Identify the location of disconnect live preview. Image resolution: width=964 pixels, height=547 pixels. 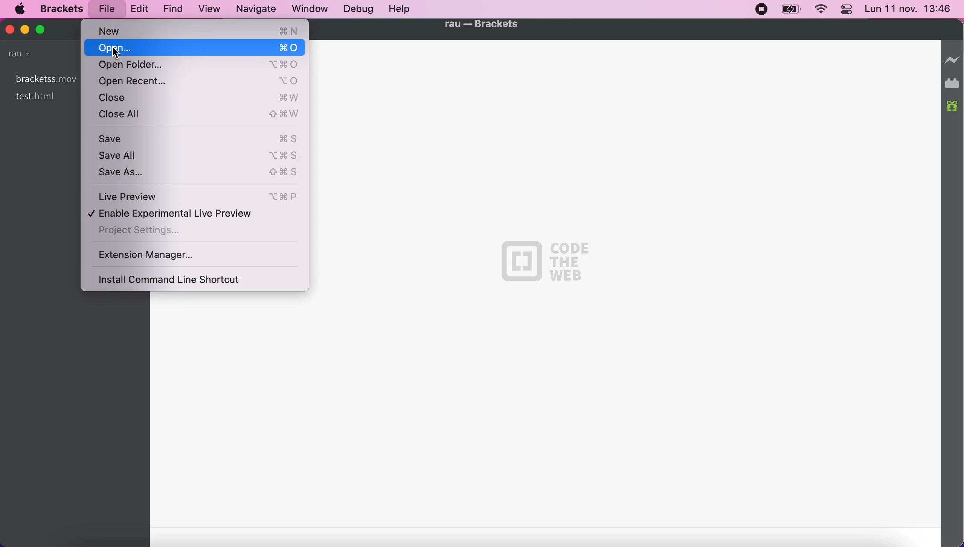
(953, 59).